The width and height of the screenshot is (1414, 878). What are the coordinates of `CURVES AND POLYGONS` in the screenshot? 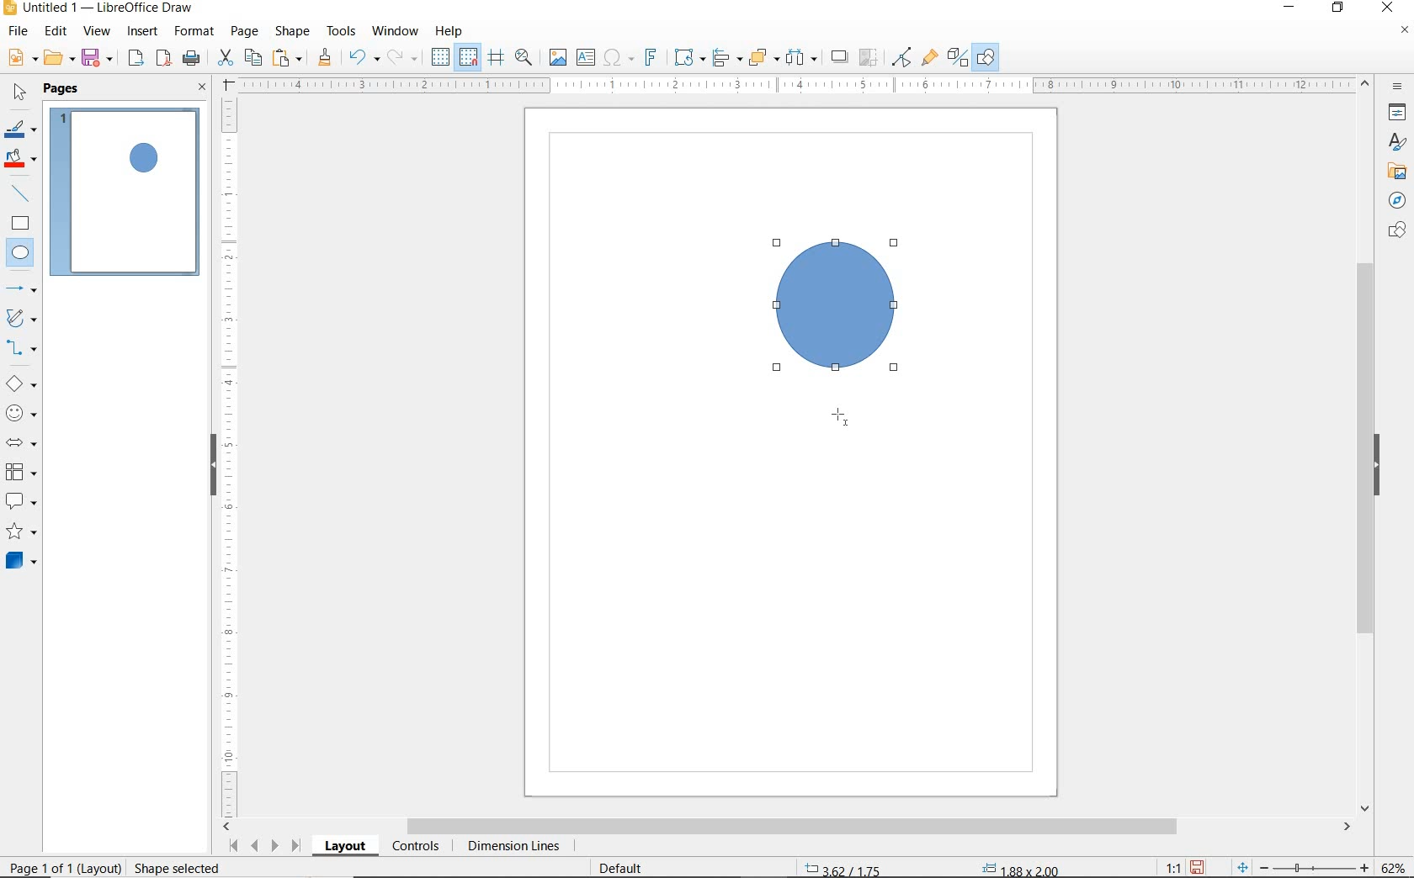 It's located at (20, 320).